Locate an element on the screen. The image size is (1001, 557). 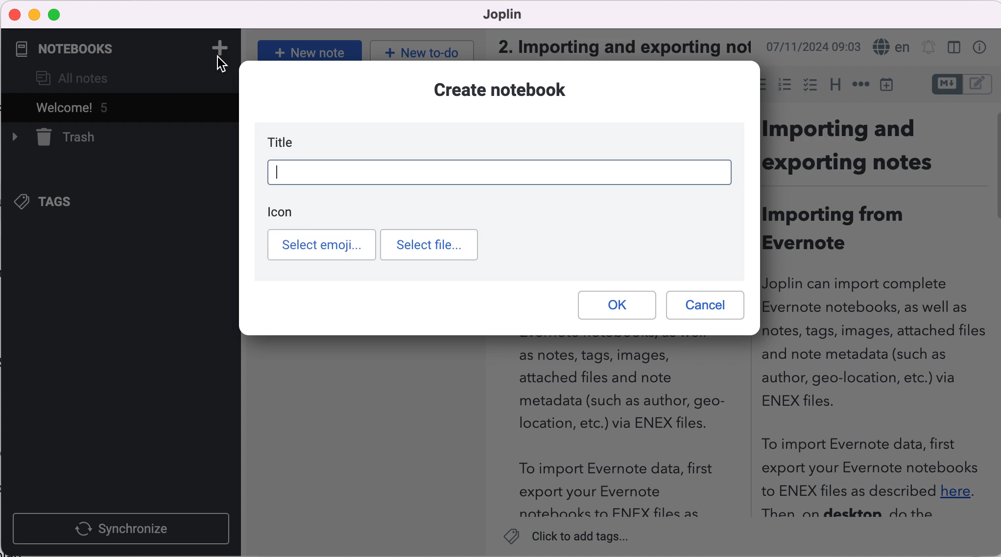
cursor is located at coordinates (221, 70).